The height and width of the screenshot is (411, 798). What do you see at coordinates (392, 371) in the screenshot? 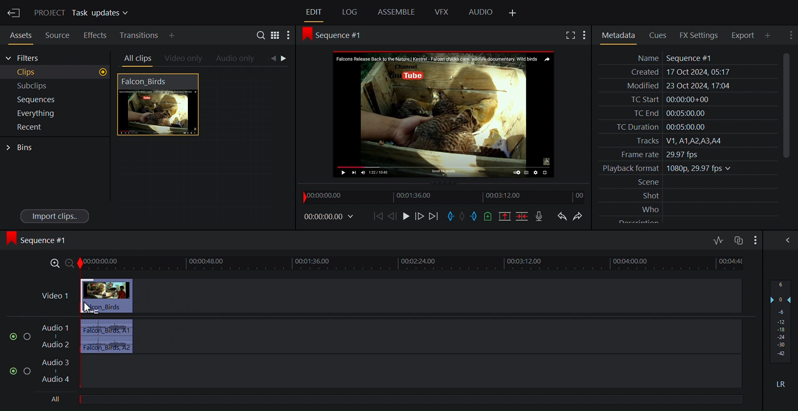
I see `Audio track 3, Audio track 4` at bounding box center [392, 371].